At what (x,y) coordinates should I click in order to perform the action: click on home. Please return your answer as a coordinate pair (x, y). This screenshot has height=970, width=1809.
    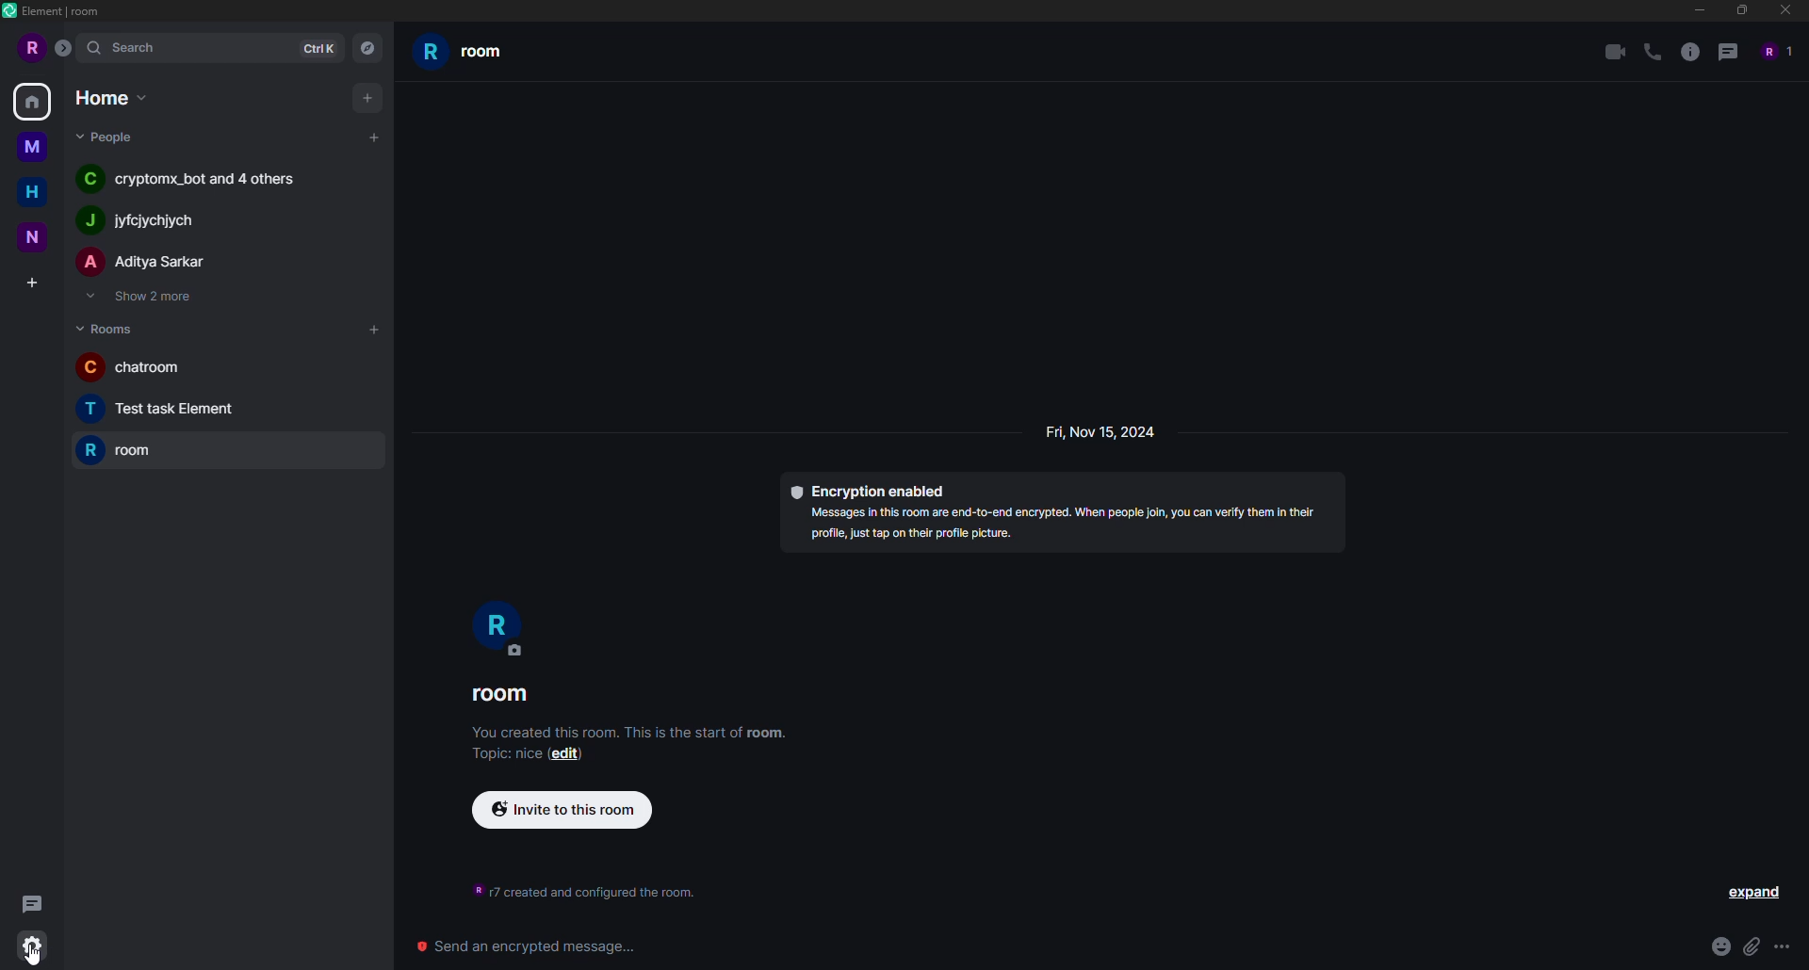
    Looking at the image, I should click on (108, 97).